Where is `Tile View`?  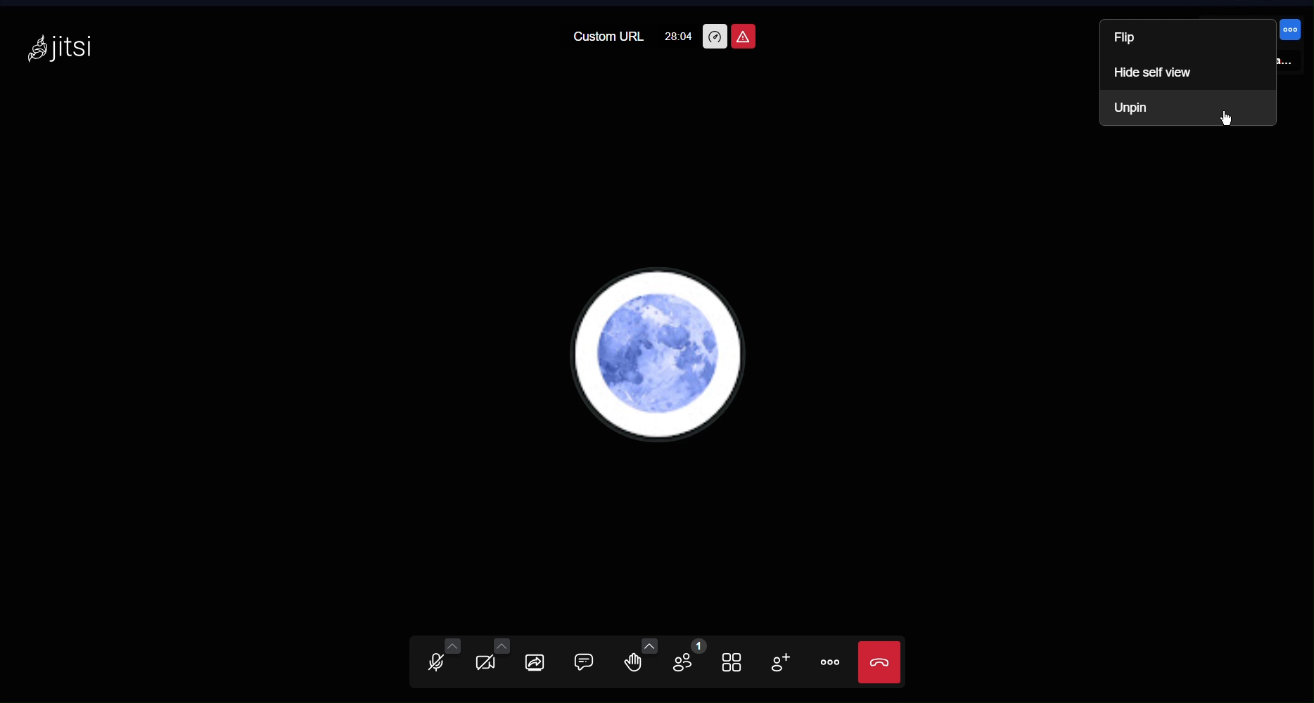
Tile View is located at coordinates (738, 661).